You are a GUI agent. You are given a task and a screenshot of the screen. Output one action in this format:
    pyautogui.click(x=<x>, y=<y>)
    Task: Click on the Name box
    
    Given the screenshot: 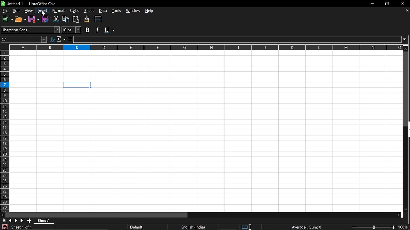 What is the action you would take?
    pyautogui.click(x=24, y=39)
    